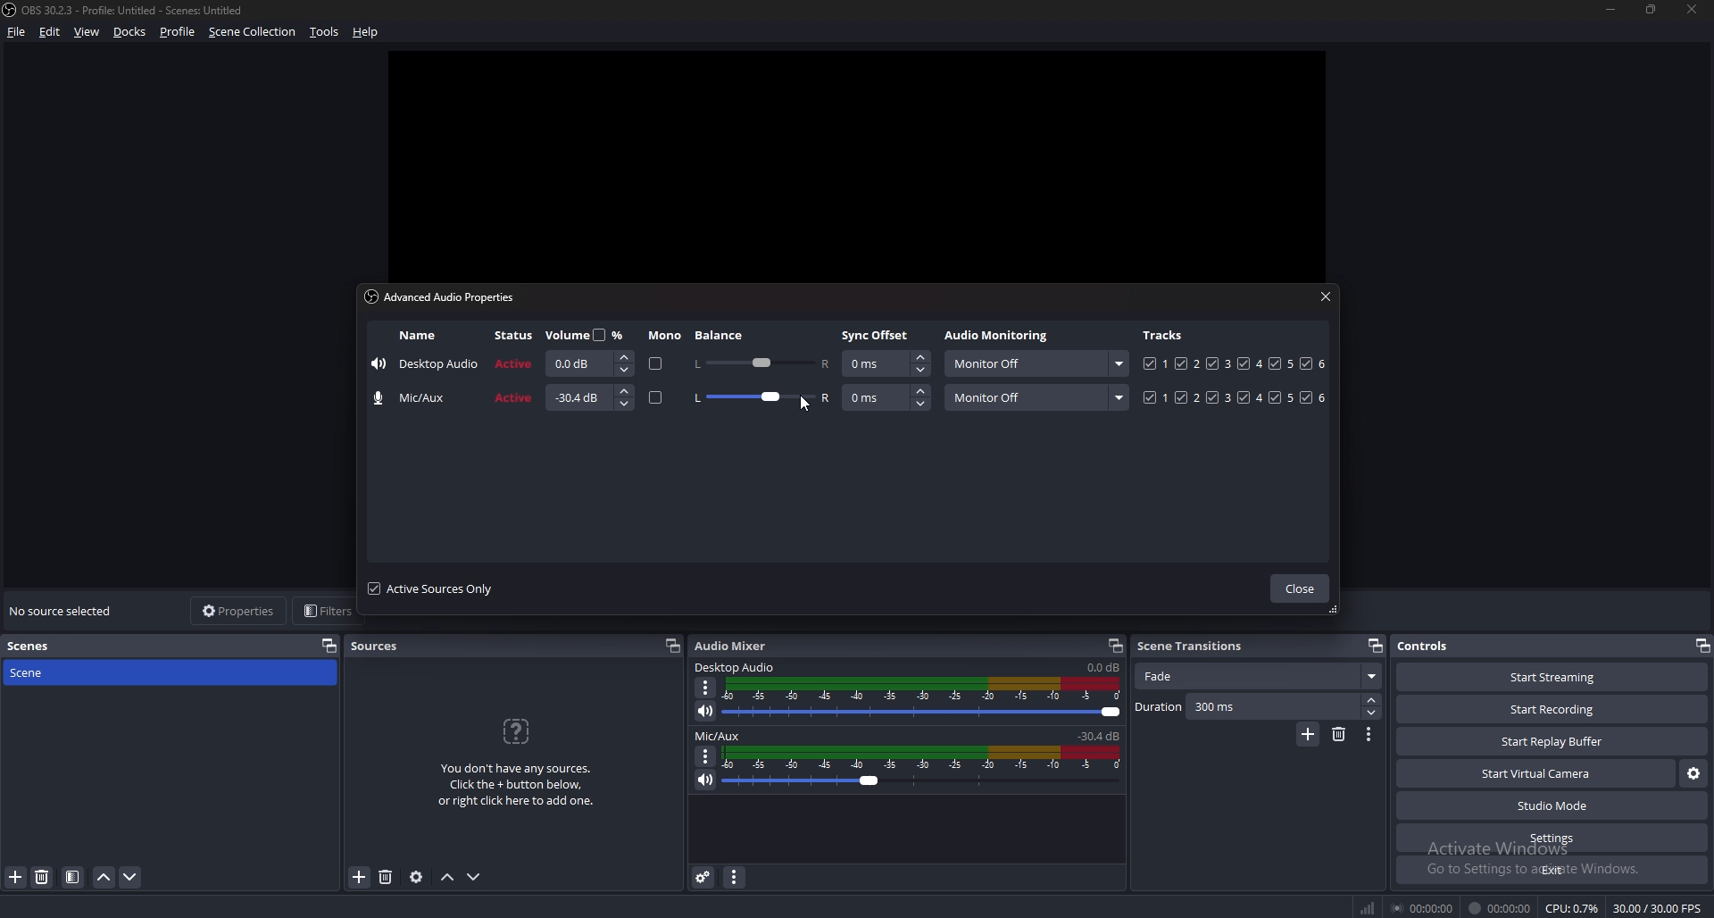 This screenshot has width=1714, height=918. What do you see at coordinates (1551, 677) in the screenshot?
I see `start streaming` at bounding box center [1551, 677].